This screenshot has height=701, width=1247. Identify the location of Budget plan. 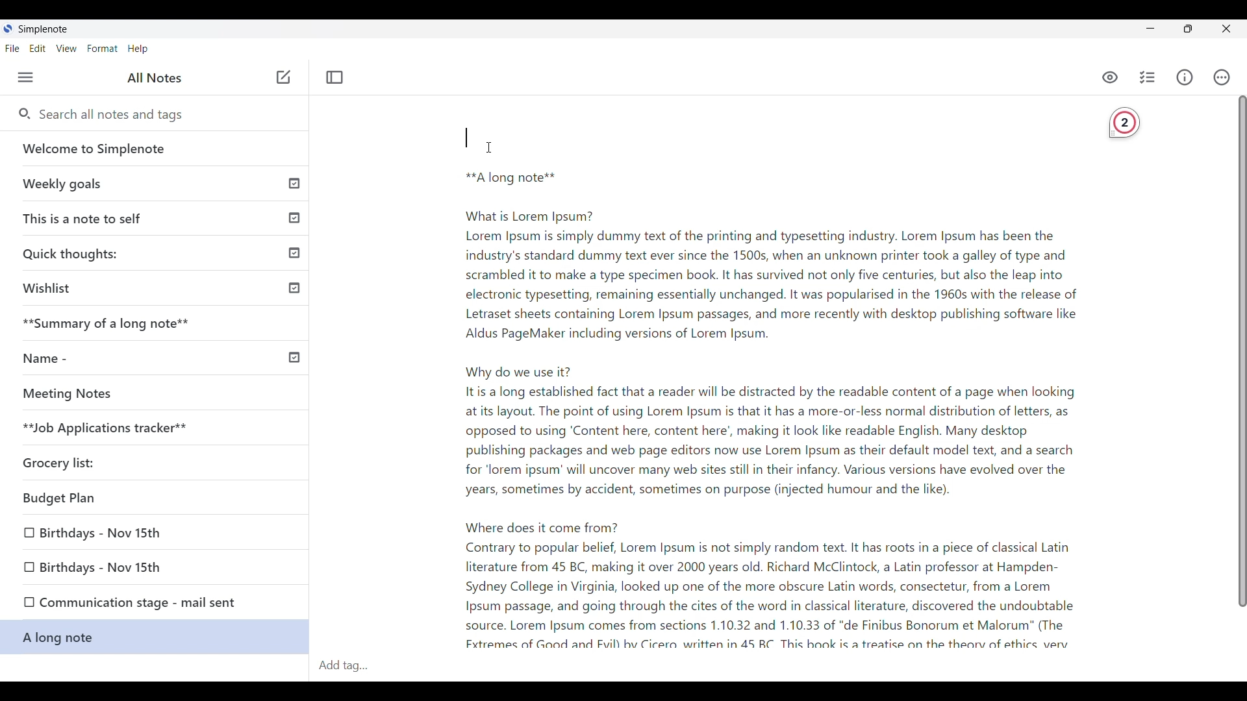
(108, 500).